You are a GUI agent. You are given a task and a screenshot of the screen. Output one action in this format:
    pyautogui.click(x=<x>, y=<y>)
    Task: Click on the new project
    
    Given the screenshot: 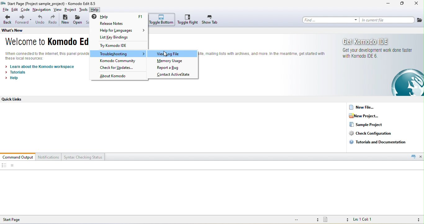 What is the action you would take?
    pyautogui.click(x=368, y=116)
    